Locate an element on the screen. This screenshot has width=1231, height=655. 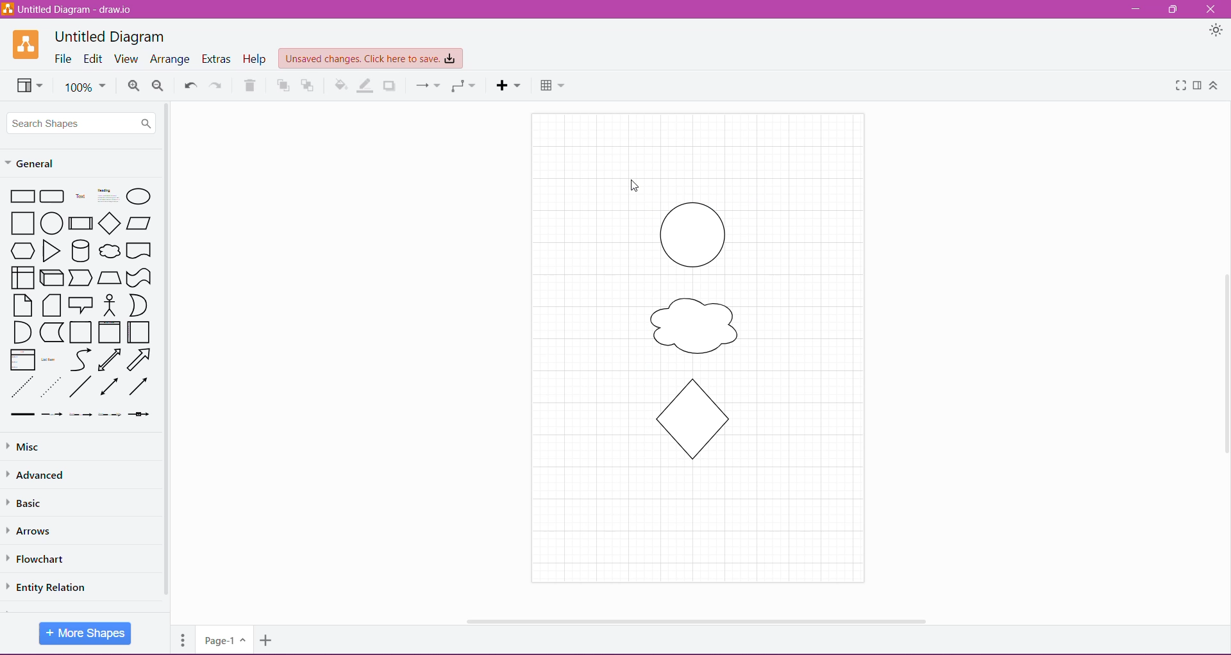
File is located at coordinates (63, 59).